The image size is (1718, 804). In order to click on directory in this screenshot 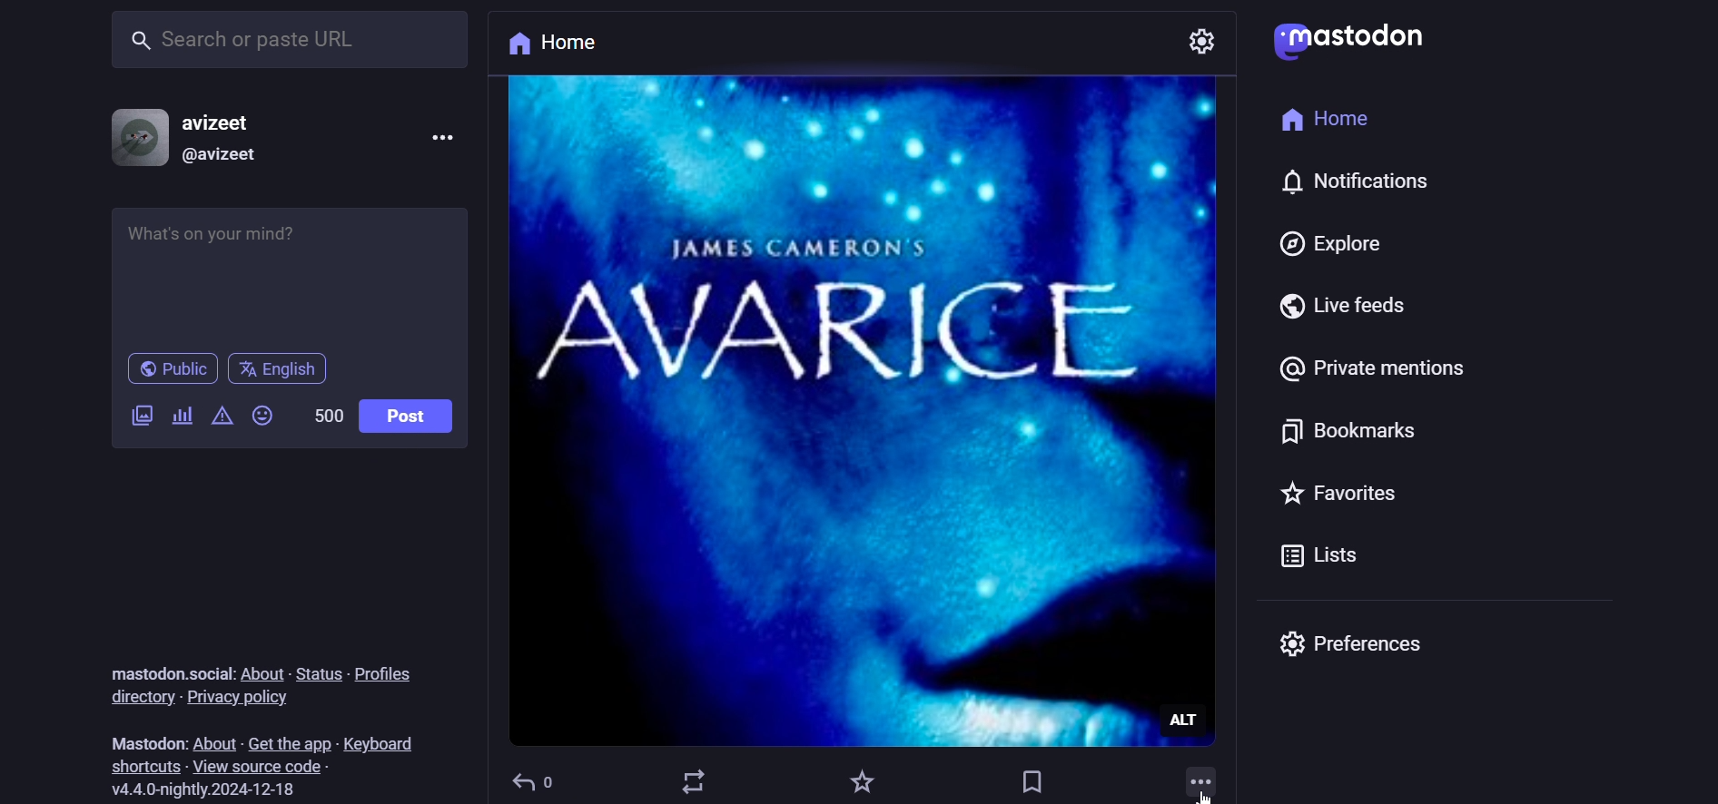, I will do `click(135, 697)`.